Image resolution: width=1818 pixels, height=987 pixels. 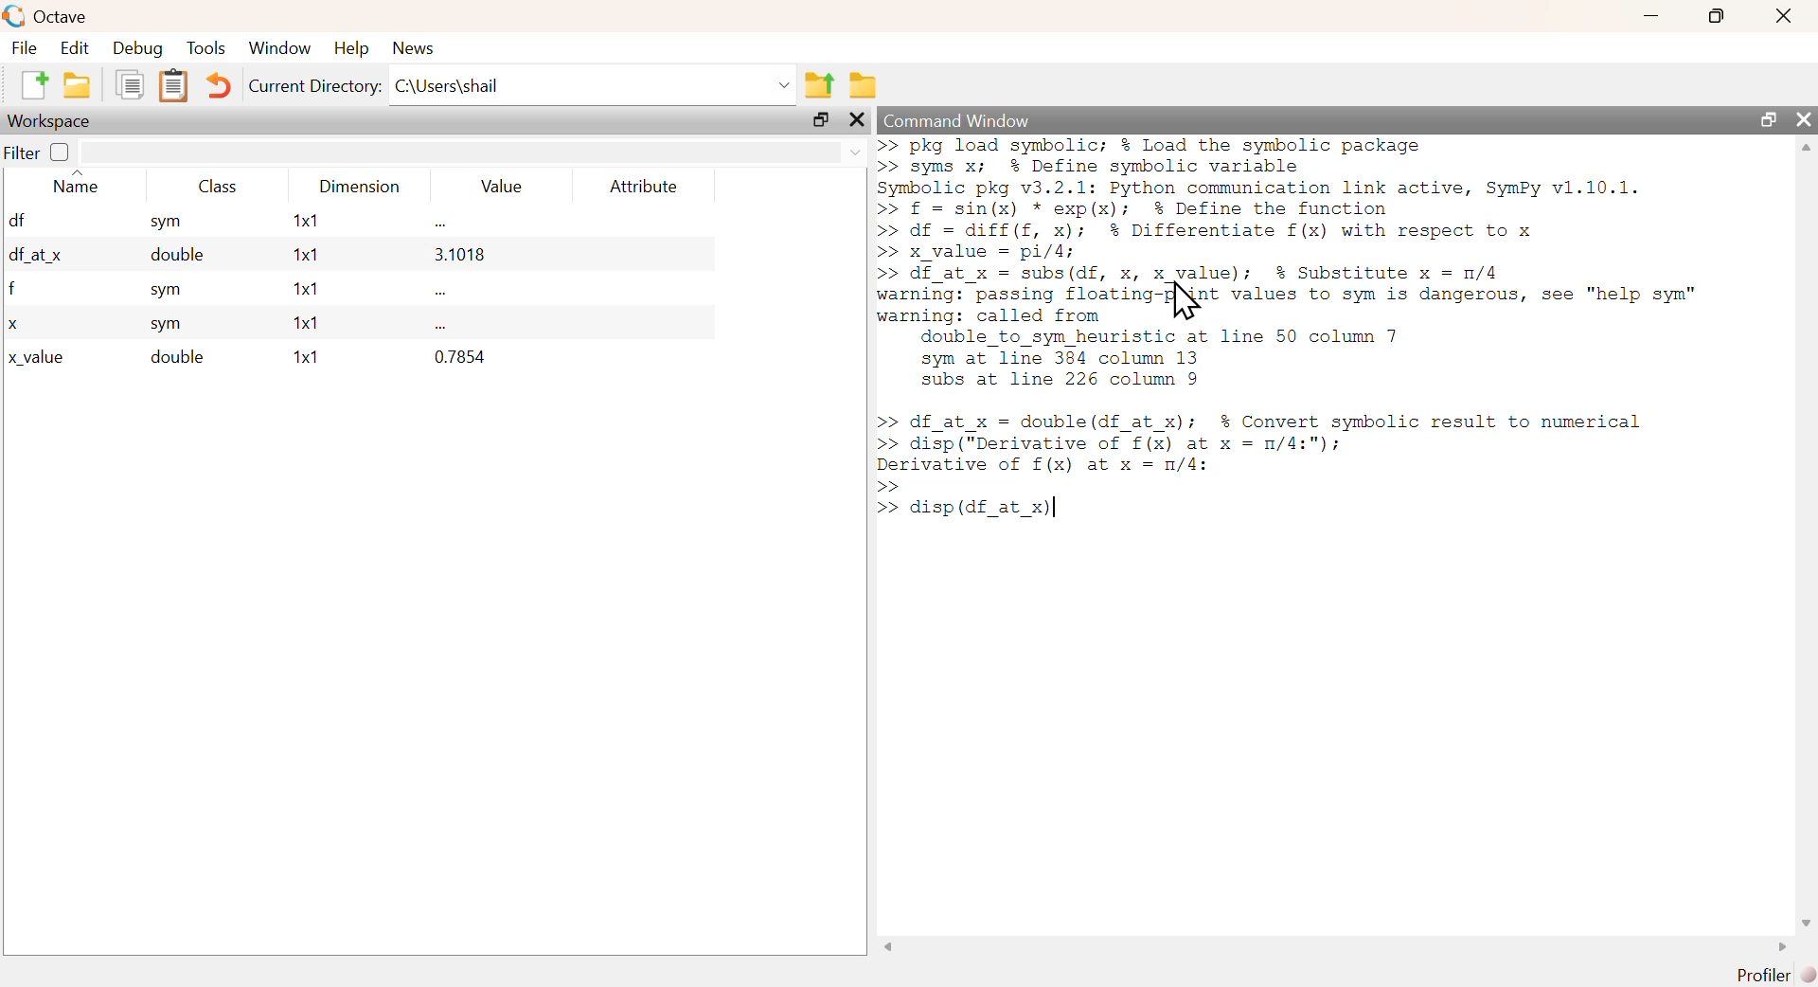 I want to click on 1x1, so click(x=307, y=256).